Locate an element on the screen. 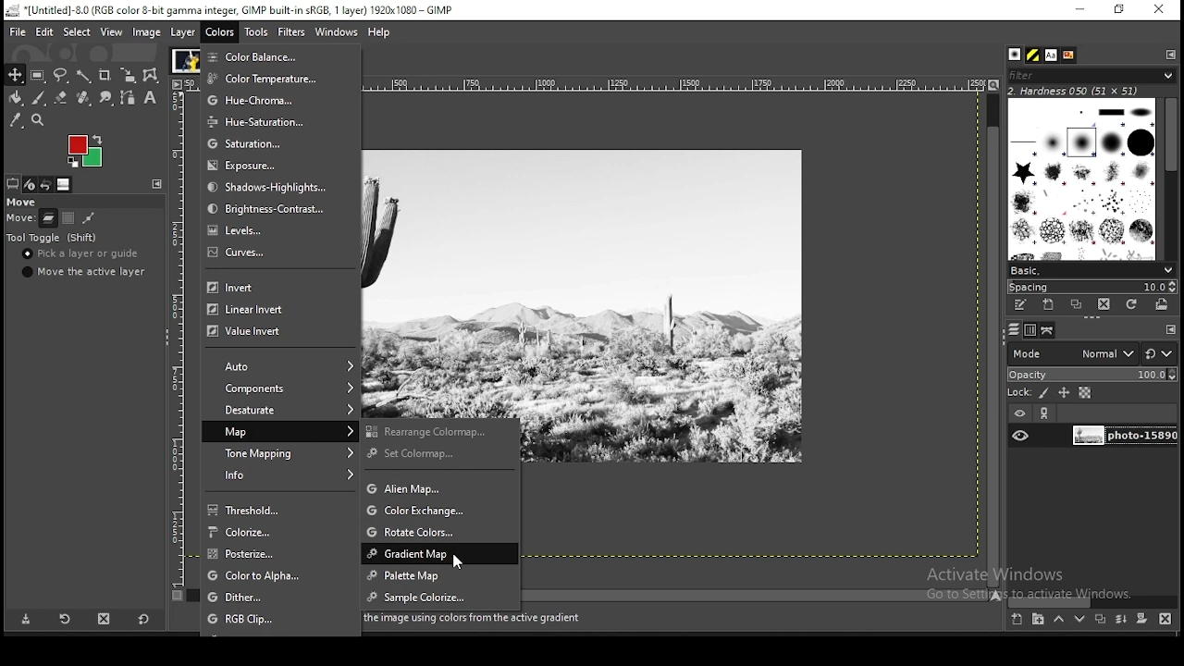  image is located at coordinates (85, 153).